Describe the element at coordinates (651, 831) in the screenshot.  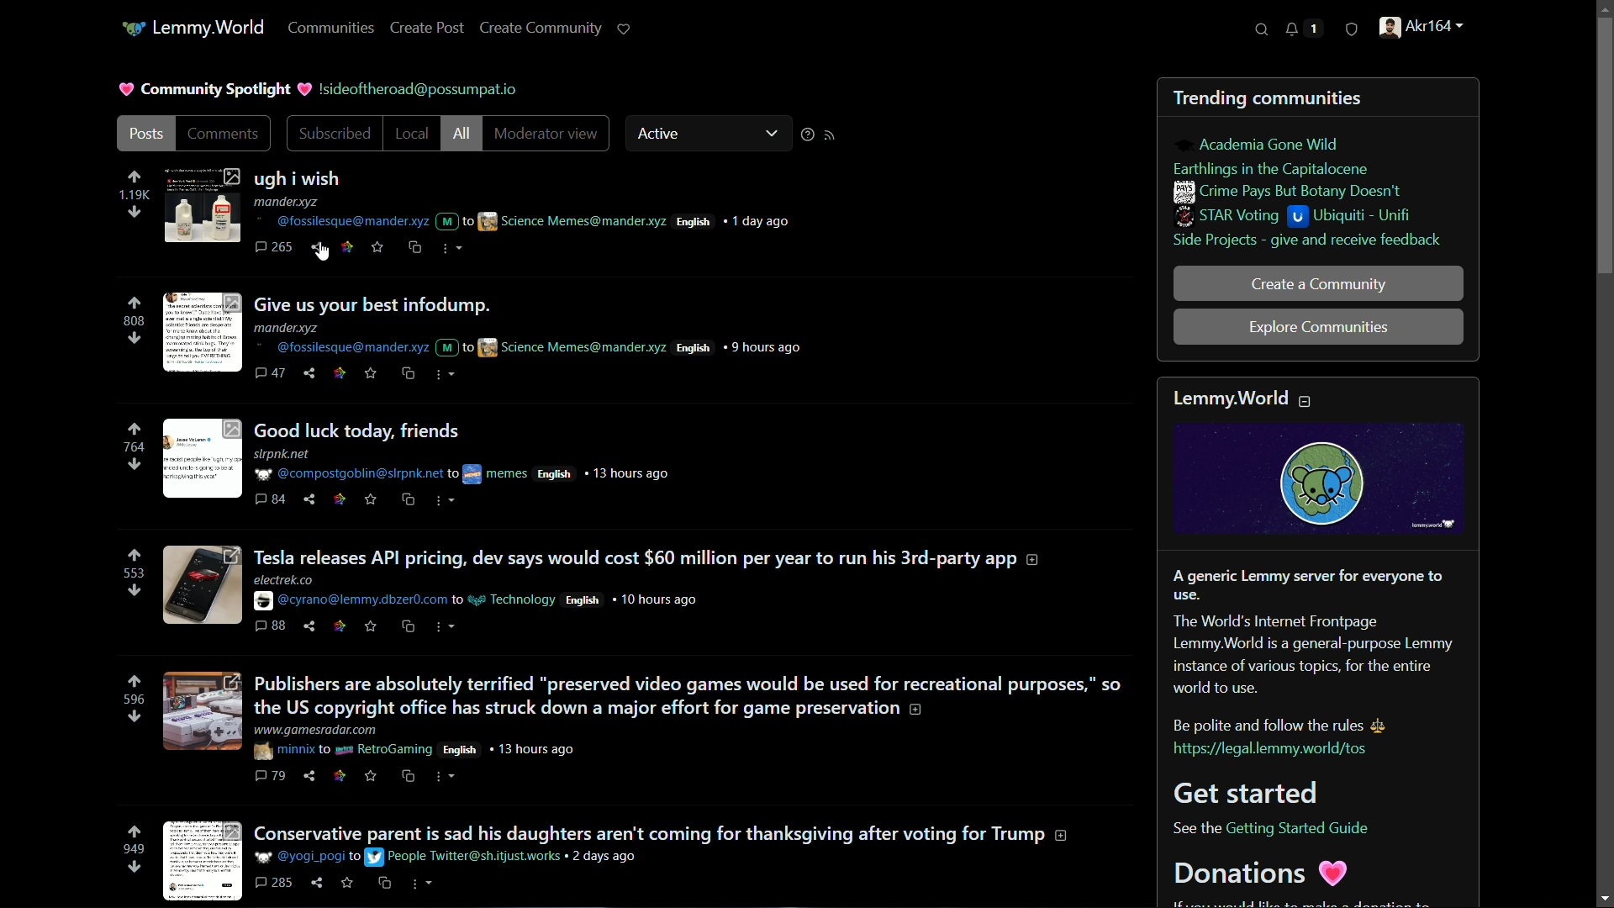
I see `Conservative parent is sad his daughters aren't coming for thanksgiving after voting for Trump` at that location.